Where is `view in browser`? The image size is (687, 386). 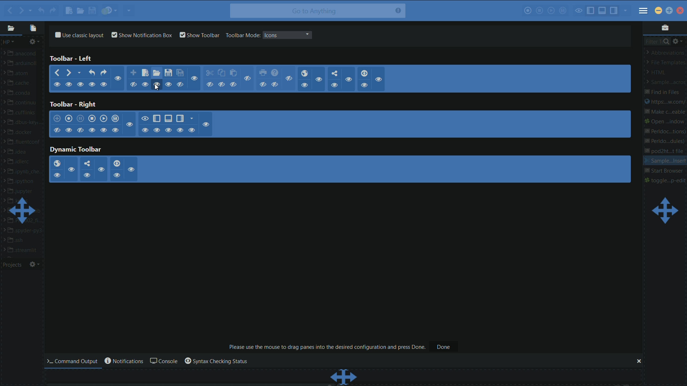 view in browser is located at coordinates (57, 164).